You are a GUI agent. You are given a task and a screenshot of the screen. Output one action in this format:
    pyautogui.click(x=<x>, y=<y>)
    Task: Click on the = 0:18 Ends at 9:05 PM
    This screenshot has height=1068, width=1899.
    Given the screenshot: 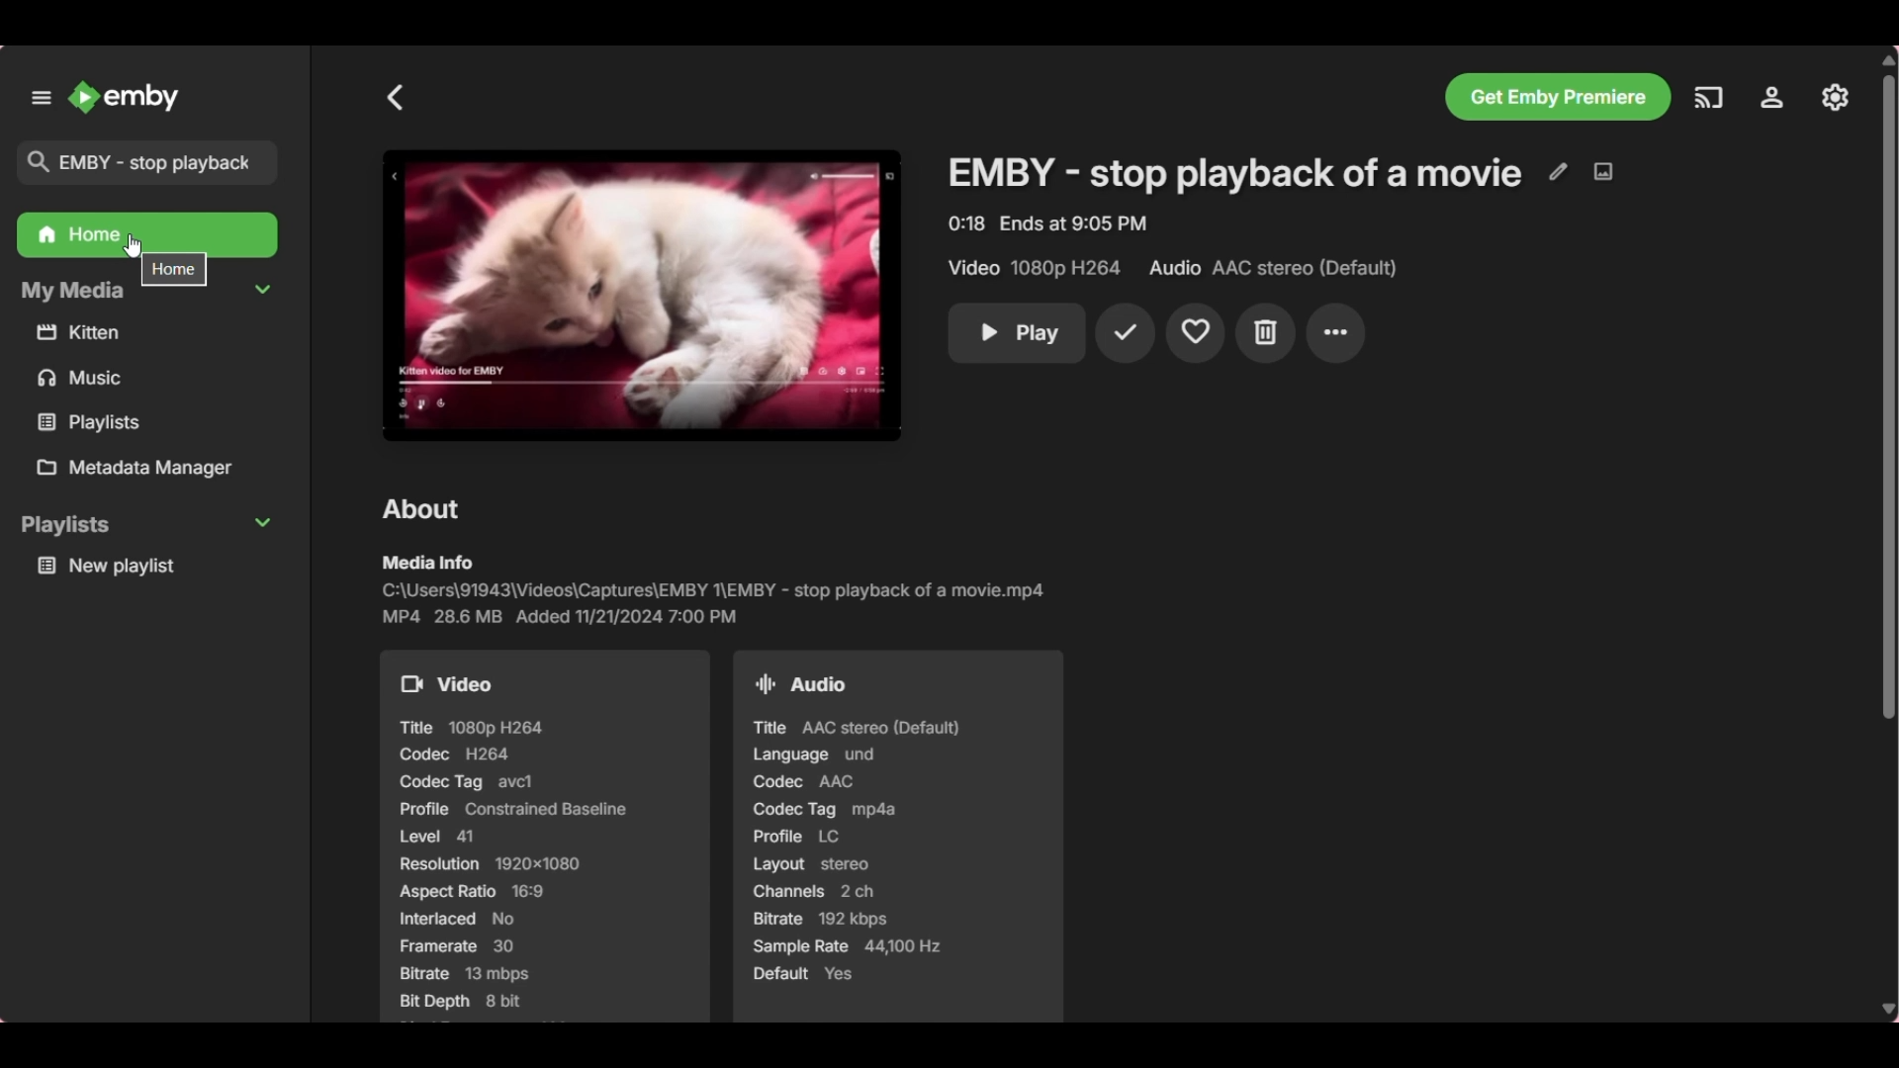 What is the action you would take?
    pyautogui.click(x=1055, y=222)
    